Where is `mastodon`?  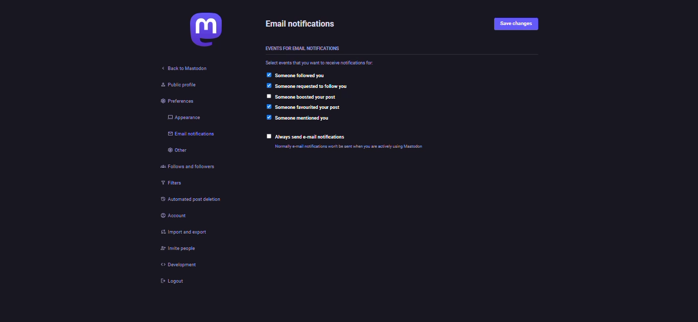 mastodon is located at coordinates (205, 29).